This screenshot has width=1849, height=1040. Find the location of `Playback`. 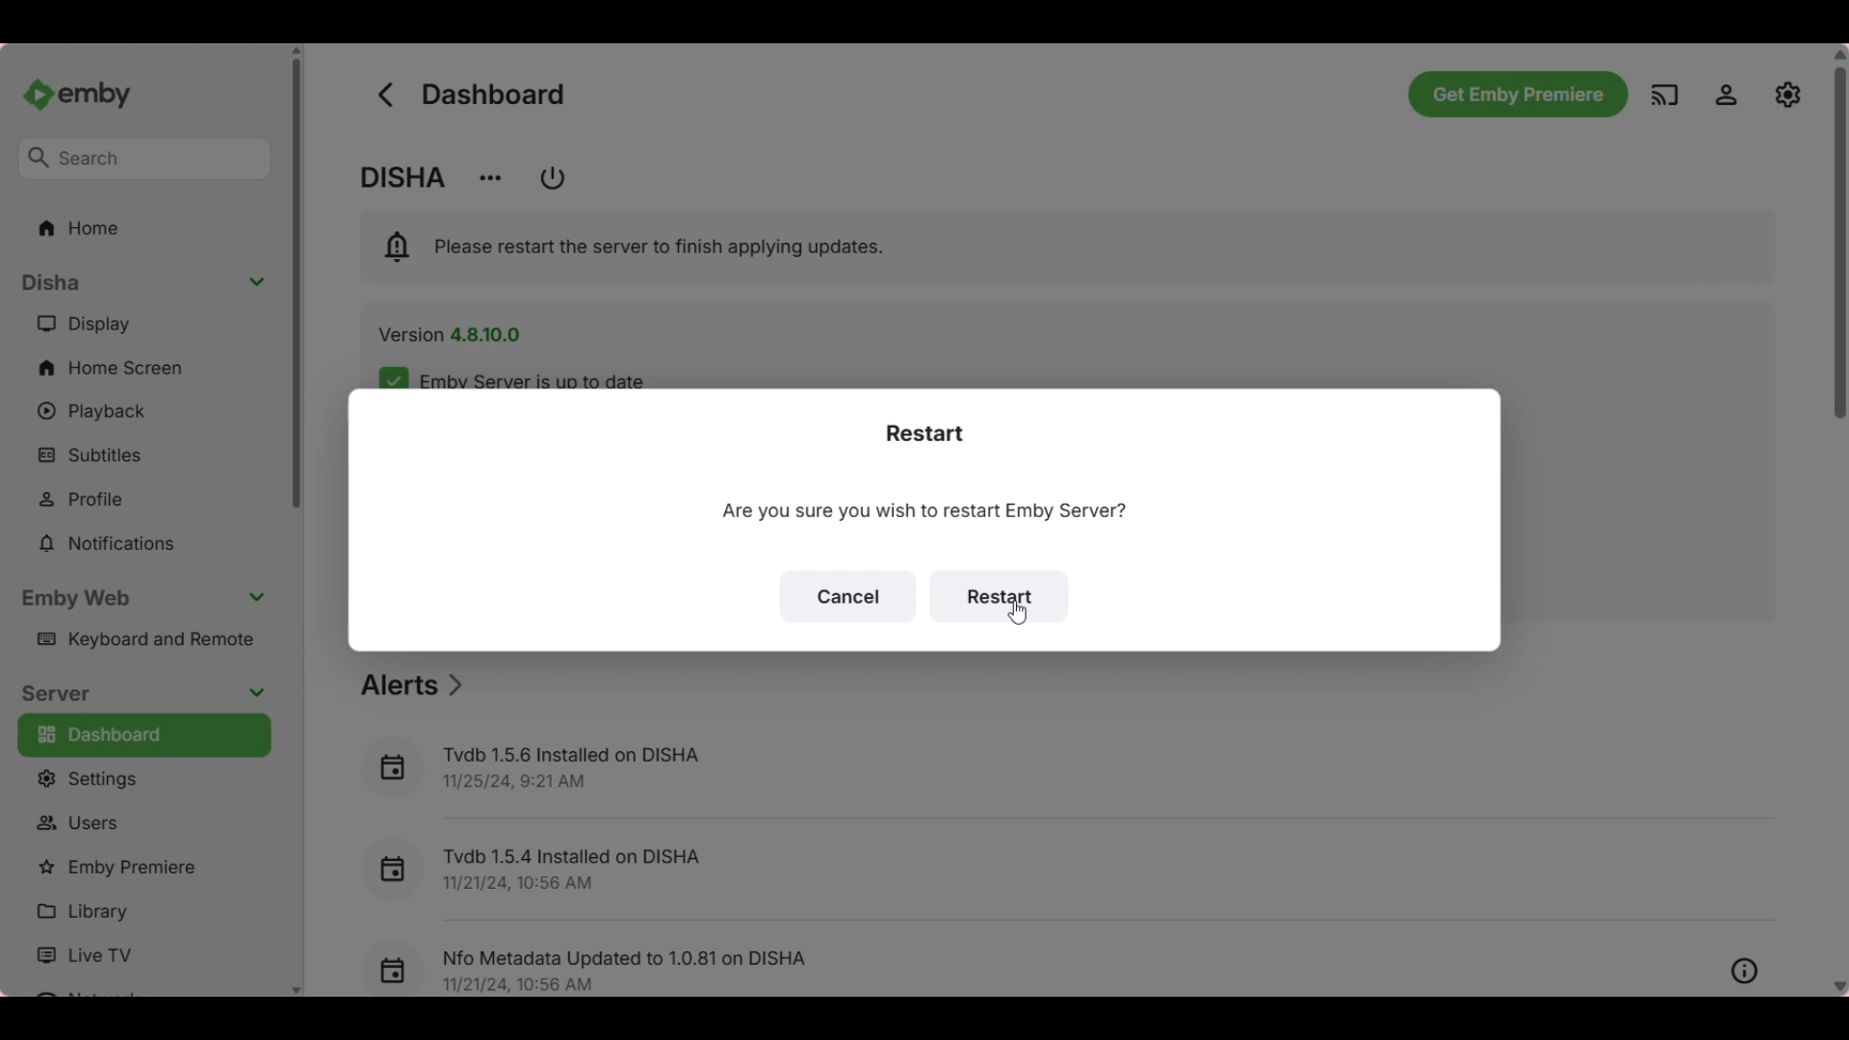

Playback is located at coordinates (143, 411).